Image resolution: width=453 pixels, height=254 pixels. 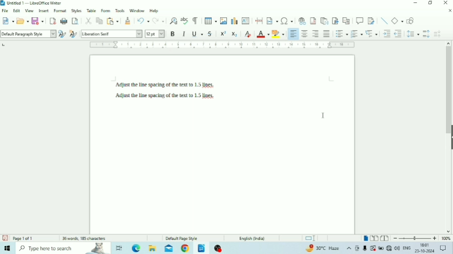 What do you see at coordinates (143, 20) in the screenshot?
I see `Undo` at bounding box center [143, 20].